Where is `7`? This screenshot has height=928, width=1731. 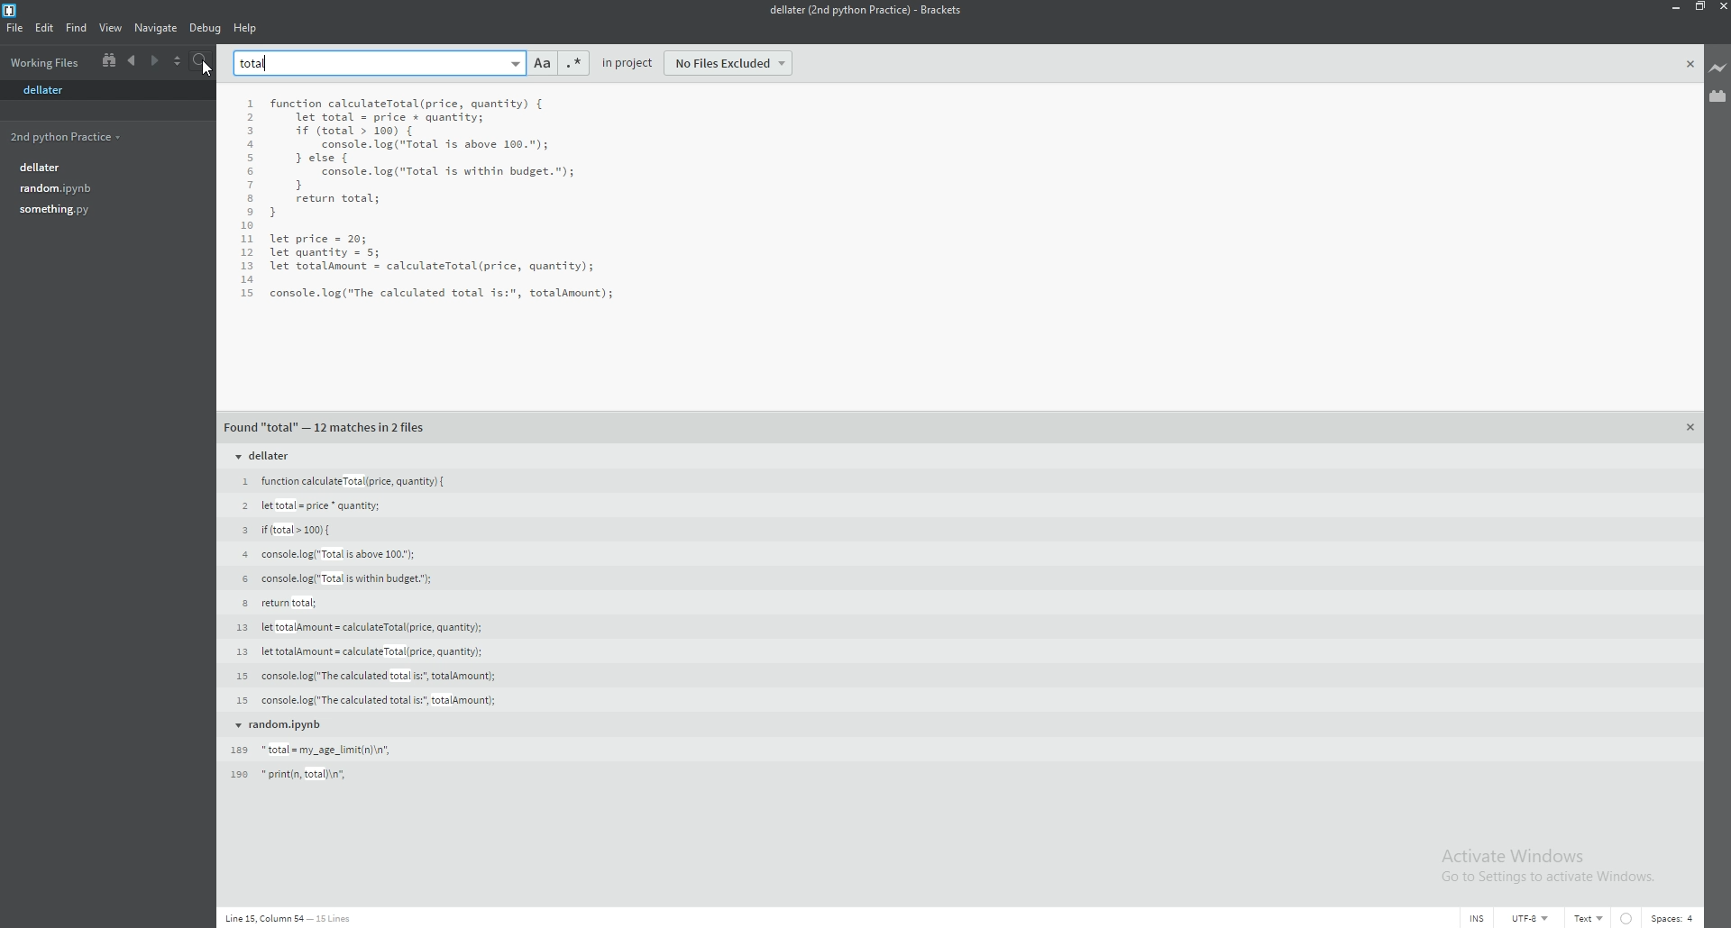
7 is located at coordinates (248, 187).